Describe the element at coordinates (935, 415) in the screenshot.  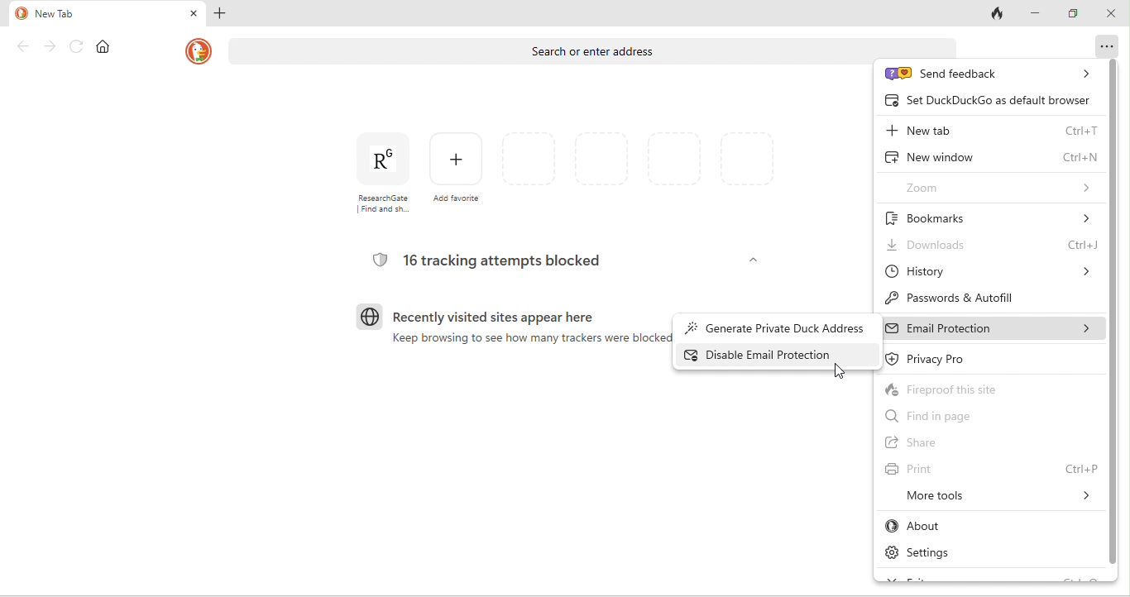
I see `find in page` at that location.